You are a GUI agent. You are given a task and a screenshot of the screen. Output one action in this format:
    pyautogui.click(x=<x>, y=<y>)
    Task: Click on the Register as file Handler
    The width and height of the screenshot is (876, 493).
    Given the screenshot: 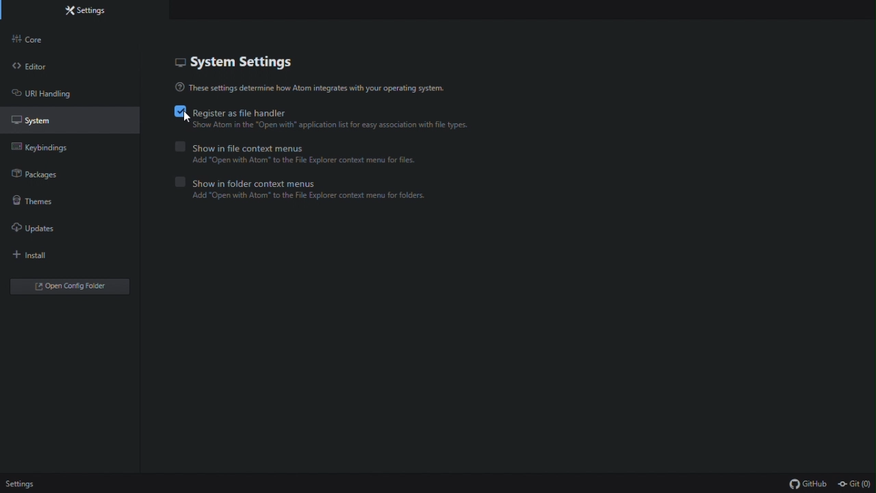 What is the action you would take?
    pyautogui.click(x=325, y=112)
    